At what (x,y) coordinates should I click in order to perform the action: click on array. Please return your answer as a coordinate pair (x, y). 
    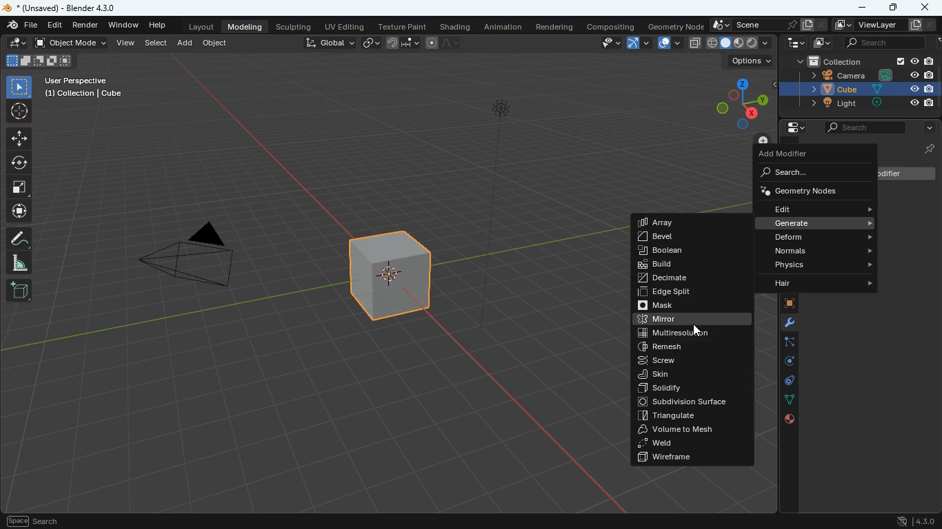
    Looking at the image, I should click on (673, 222).